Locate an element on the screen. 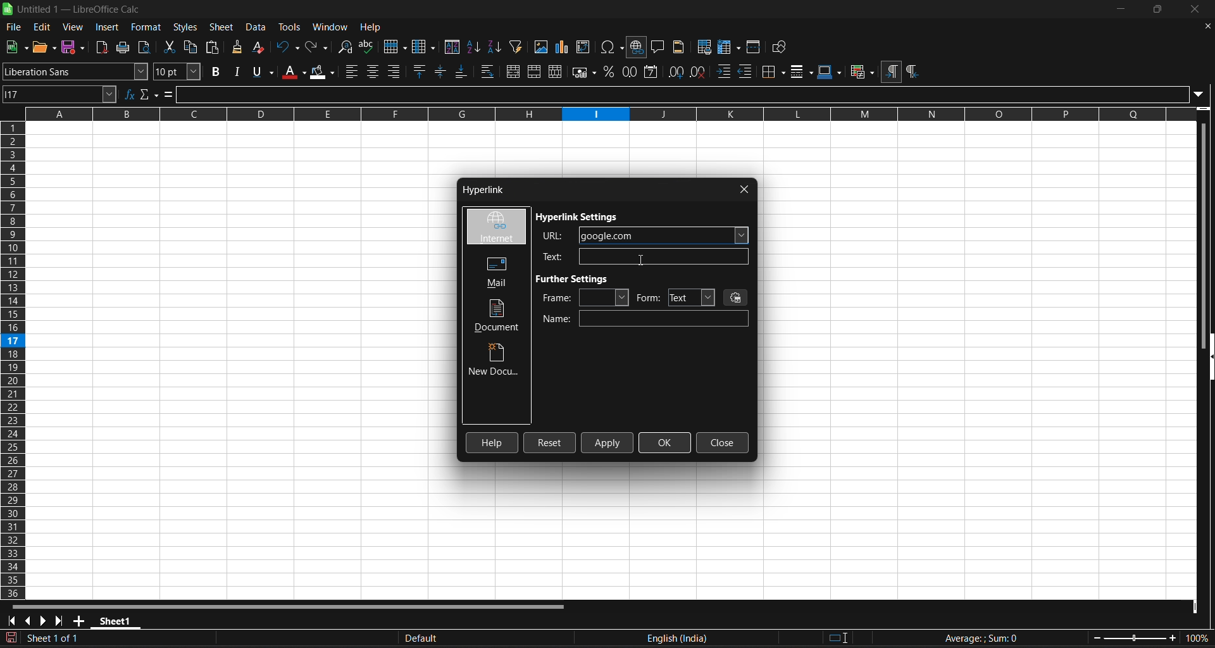 The width and height of the screenshot is (1215, 648). file is located at coordinates (14, 28).